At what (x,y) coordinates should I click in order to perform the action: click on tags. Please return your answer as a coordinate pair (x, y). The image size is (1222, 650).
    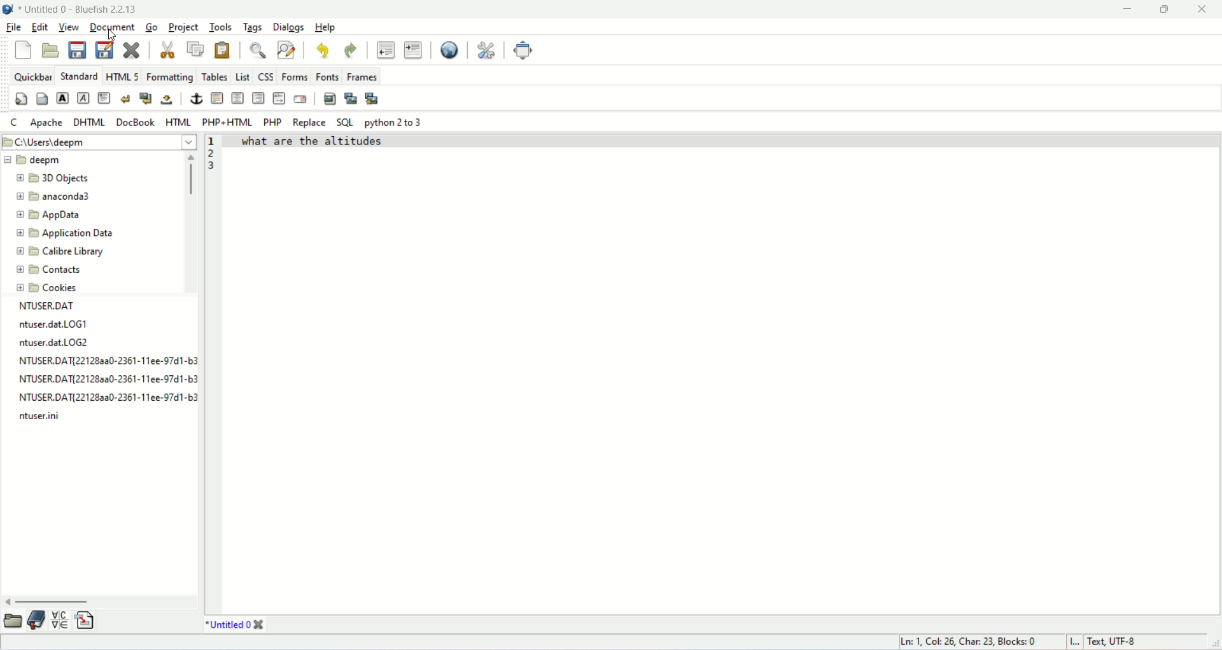
    Looking at the image, I should click on (252, 28).